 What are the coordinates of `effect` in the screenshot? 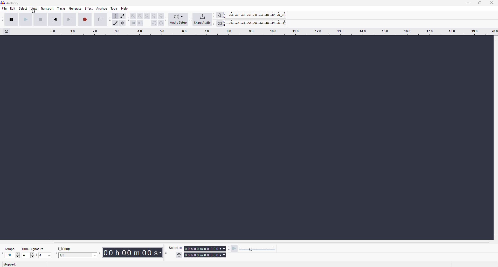 It's located at (89, 8).